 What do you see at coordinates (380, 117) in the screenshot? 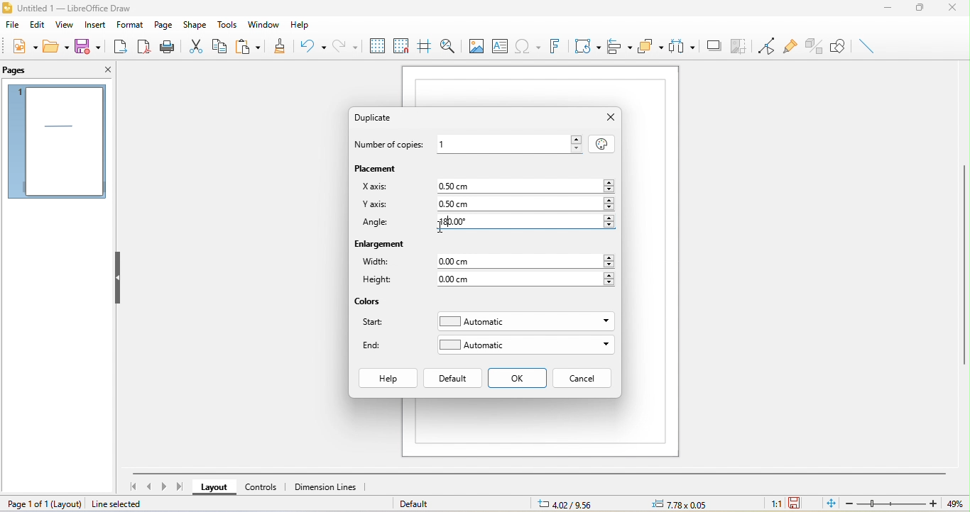
I see `duplicate` at bounding box center [380, 117].